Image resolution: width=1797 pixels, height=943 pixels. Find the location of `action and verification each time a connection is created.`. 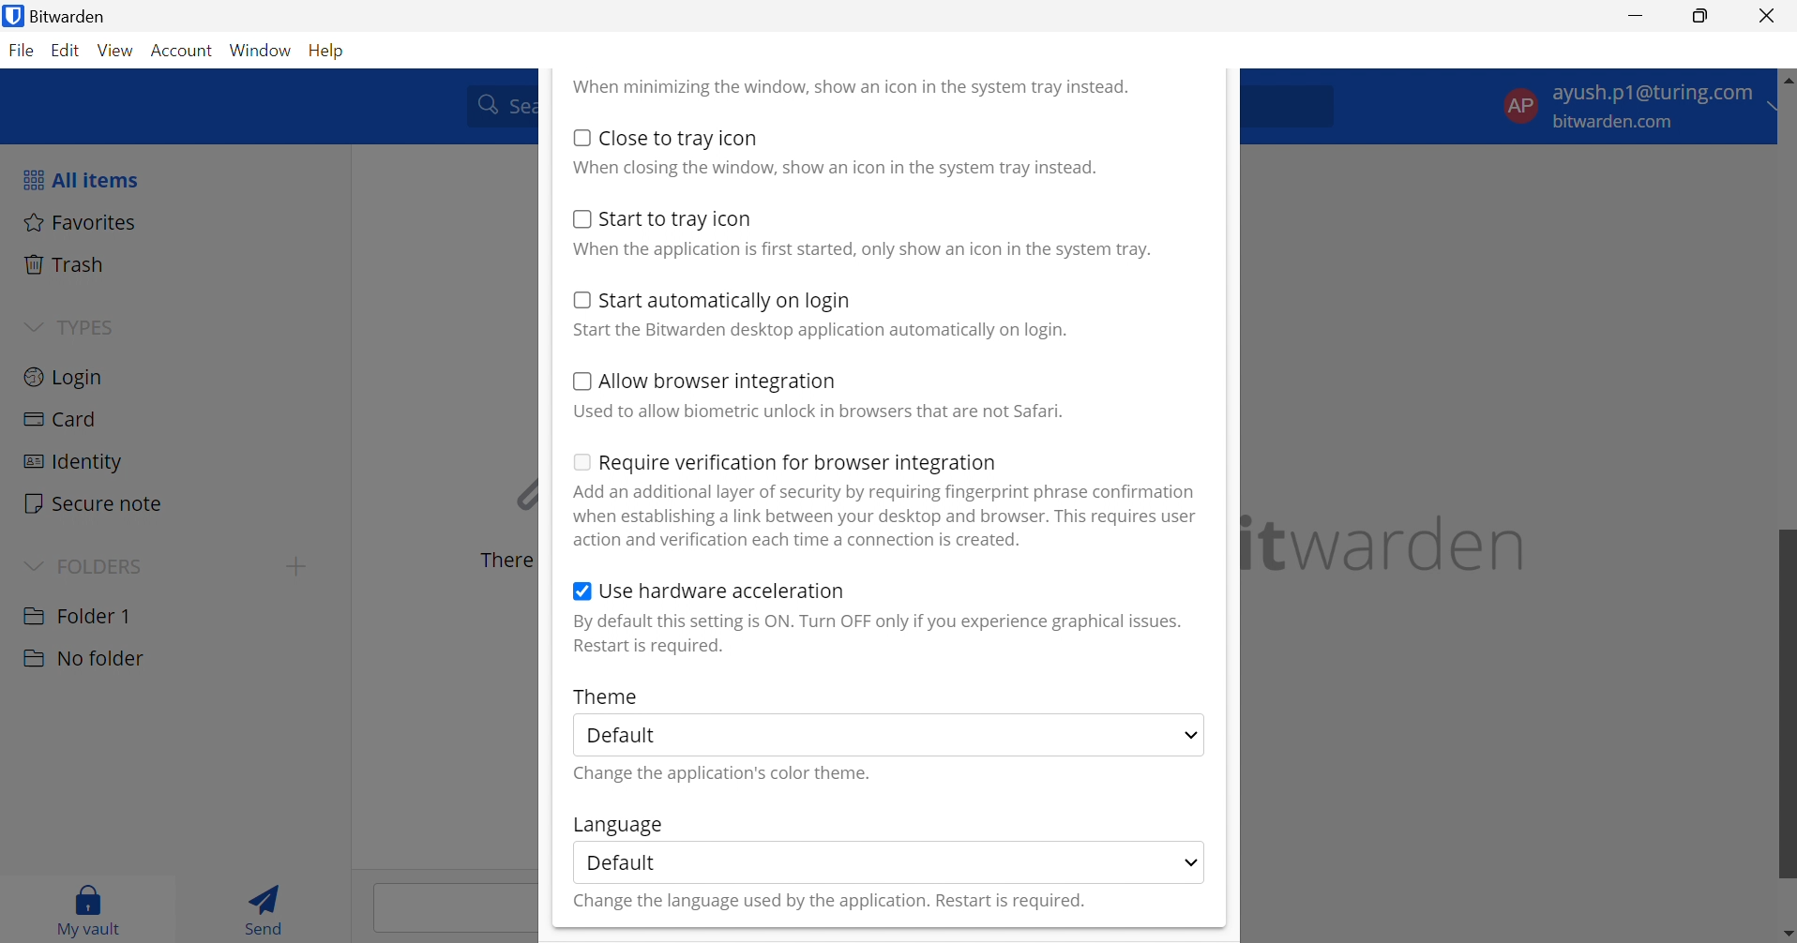

action and verification each time a connection is created. is located at coordinates (800, 540).